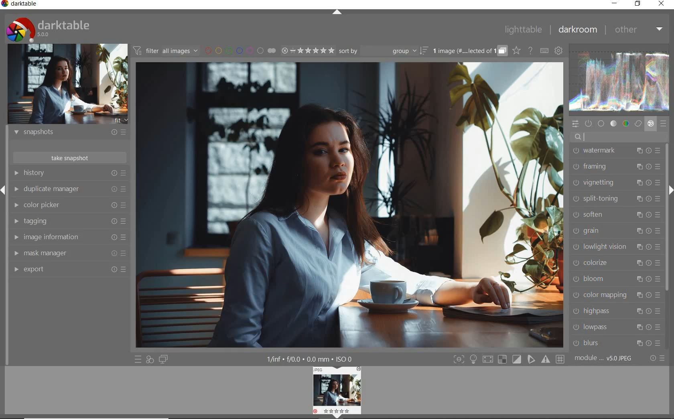 Image resolution: width=674 pixels, height=419 pixels. I want to click on watermark, so click(615, 153).